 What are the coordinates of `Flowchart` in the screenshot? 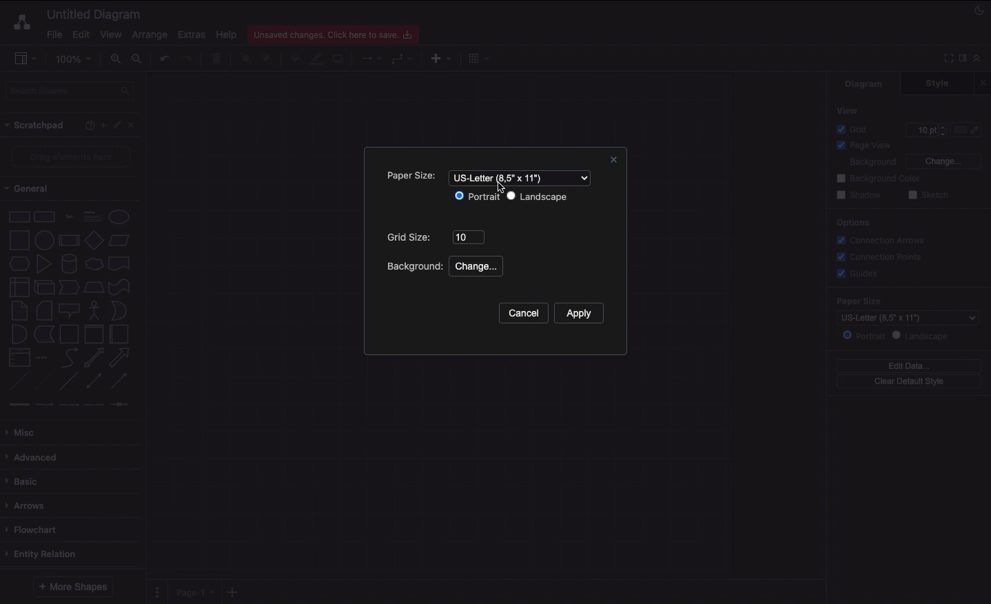 It's located at (34, 530).